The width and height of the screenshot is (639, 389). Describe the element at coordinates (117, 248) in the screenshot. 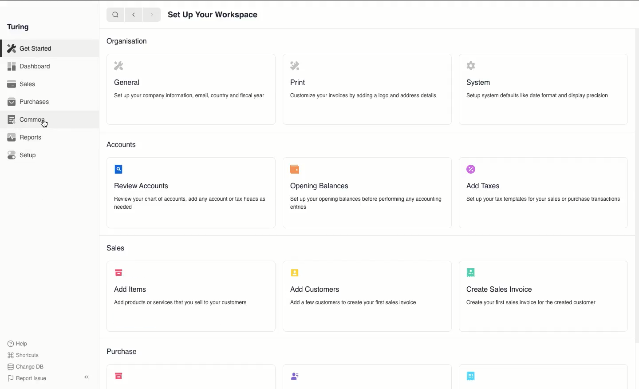

I see `Sales` at that location.